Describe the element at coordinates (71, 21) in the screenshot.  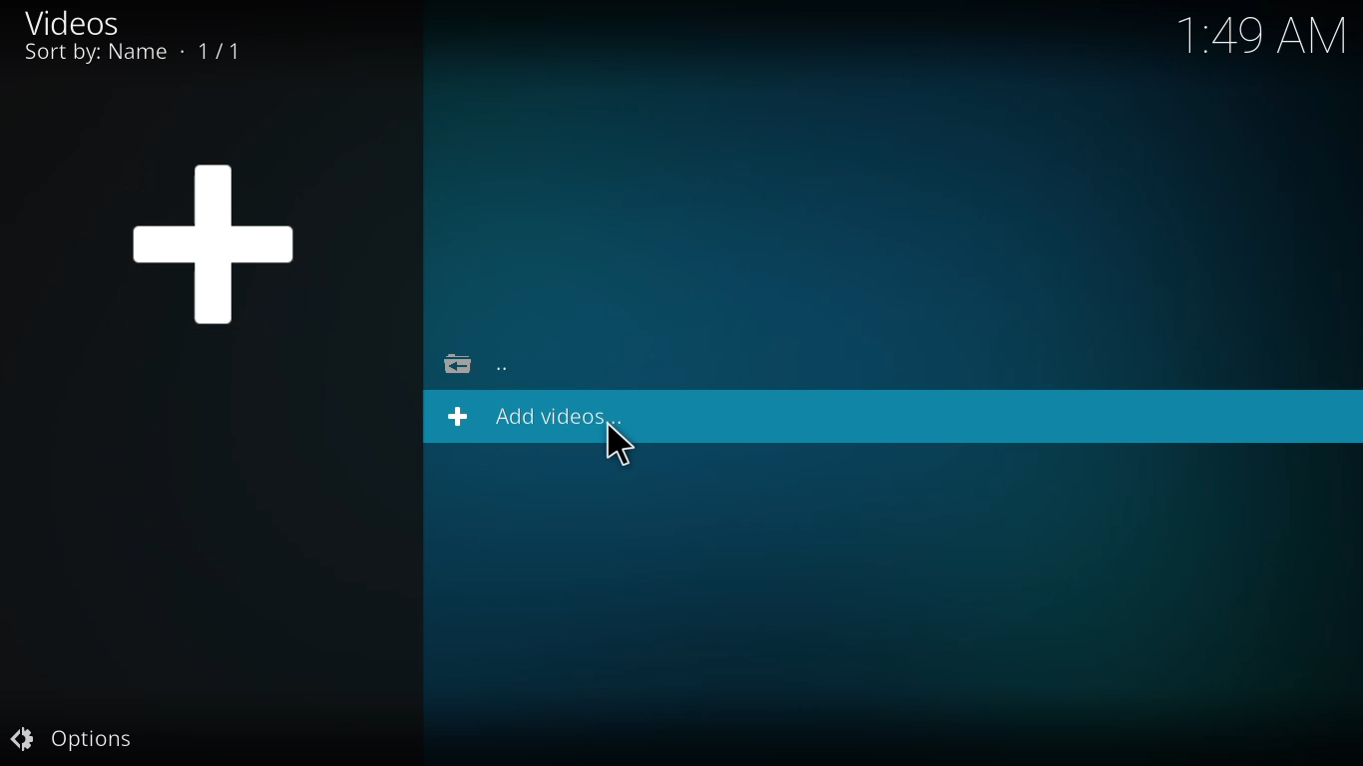
I see `videos` at that location.